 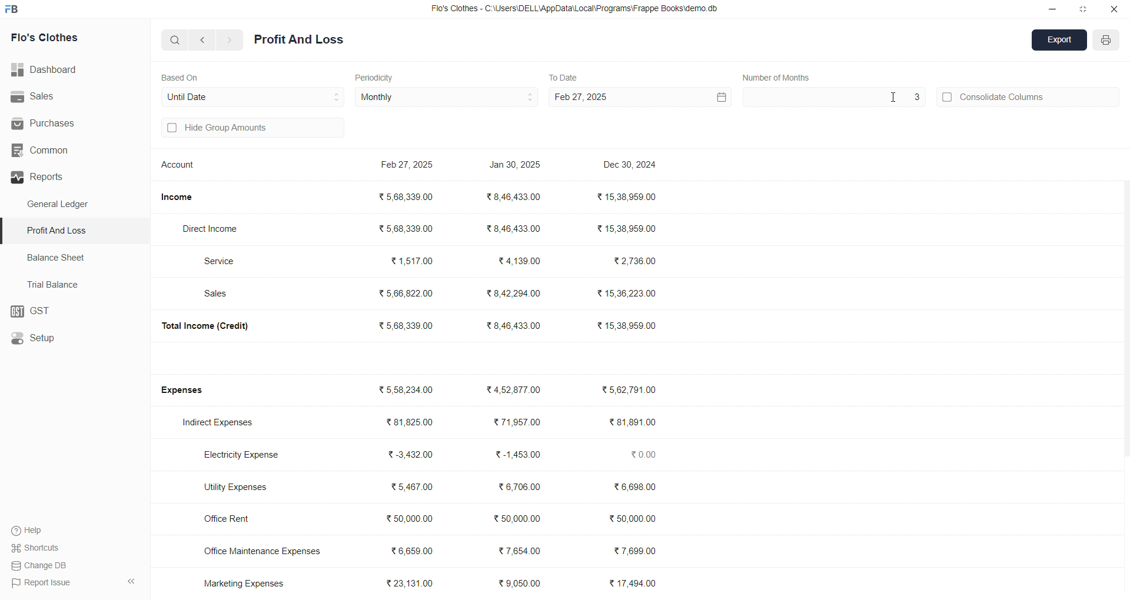 I want to click on Number of Quarters, so click(x=780, y=77).